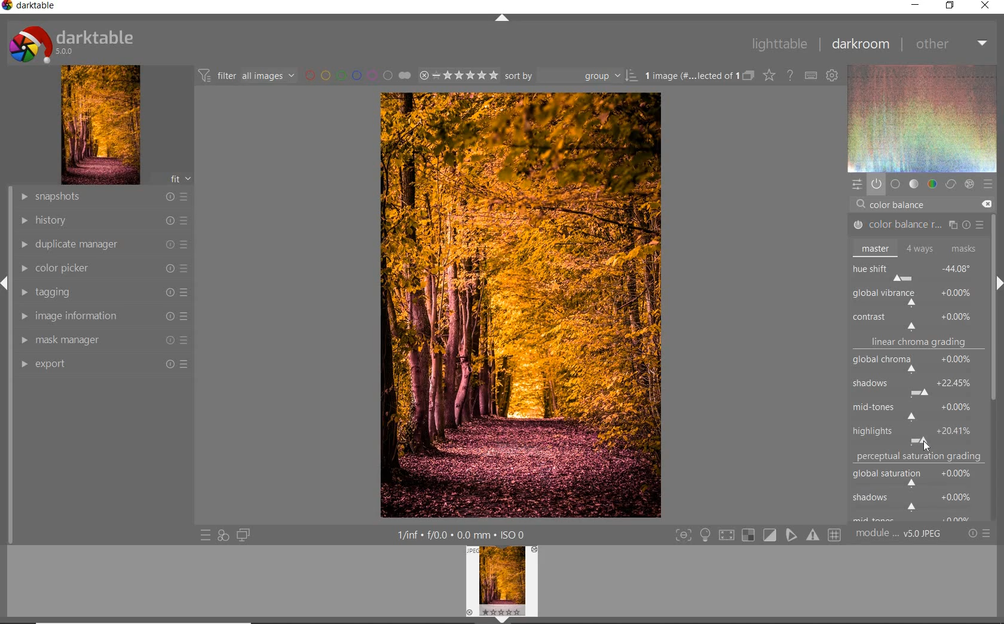 This screenshot has width=1004, height=624. What do you see at coordinates (241, 535) in the screenshot?
I see `display a second darkroom image window` at bounding box center [241, 535].